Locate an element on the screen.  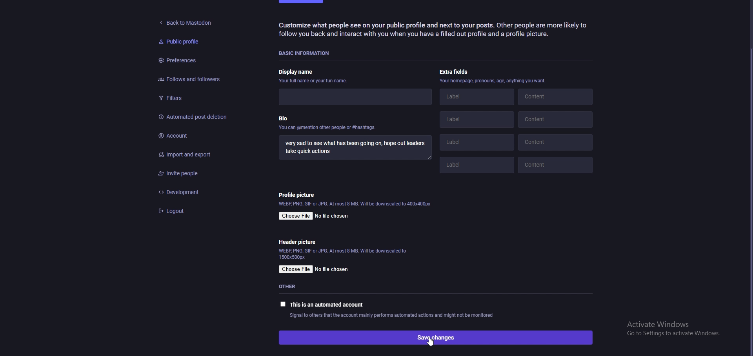
bio is located at coordinates (356, 149).